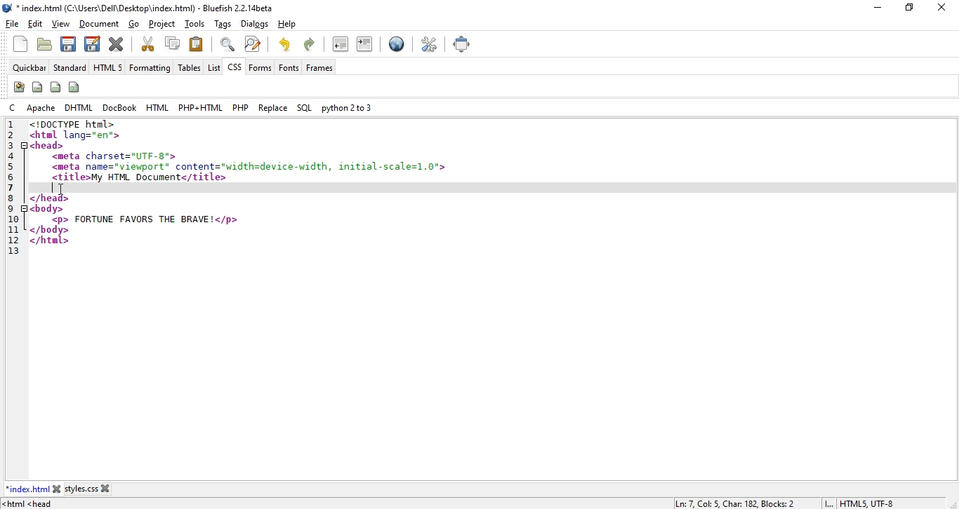 The height and width of the screenshot is (509, 959). What do you see at coordinates (75, 87) in the screenshot?
I see `columns` at bounding box center [75, 87].